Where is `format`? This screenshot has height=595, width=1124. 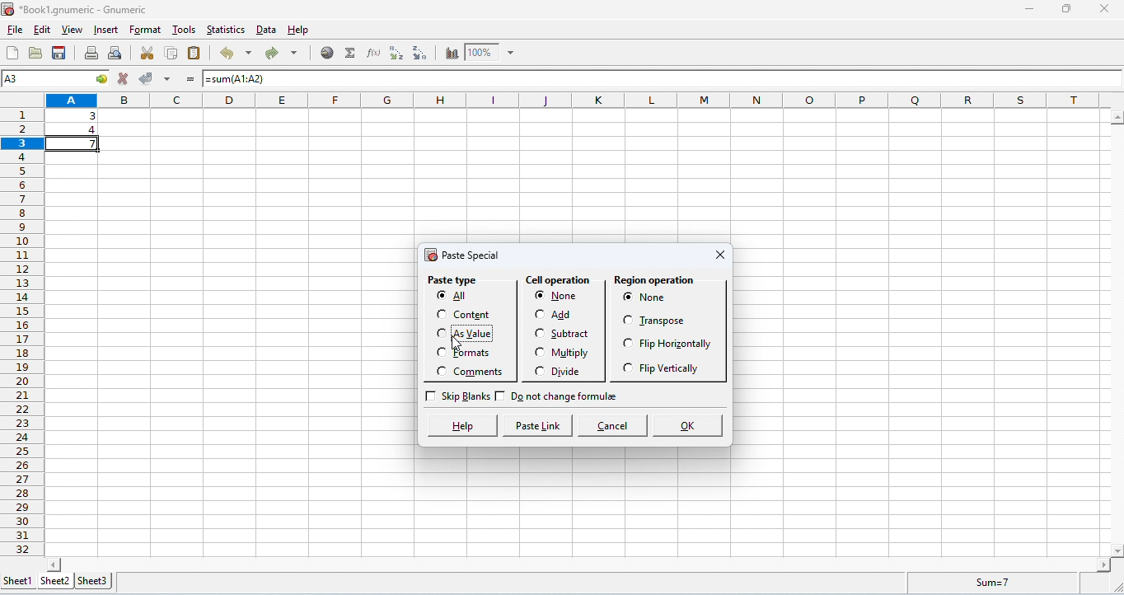
format is located at coordinates (146, 30).